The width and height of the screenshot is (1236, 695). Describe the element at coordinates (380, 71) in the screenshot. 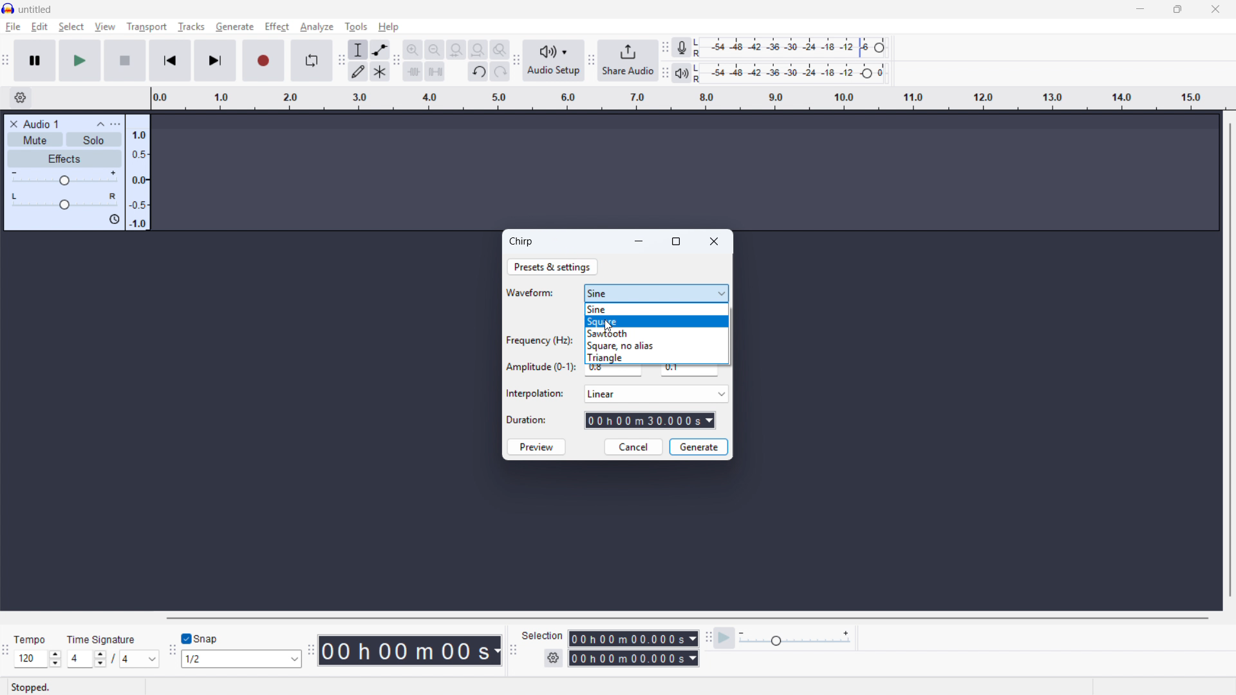

I see `Multi - tool` at that location.